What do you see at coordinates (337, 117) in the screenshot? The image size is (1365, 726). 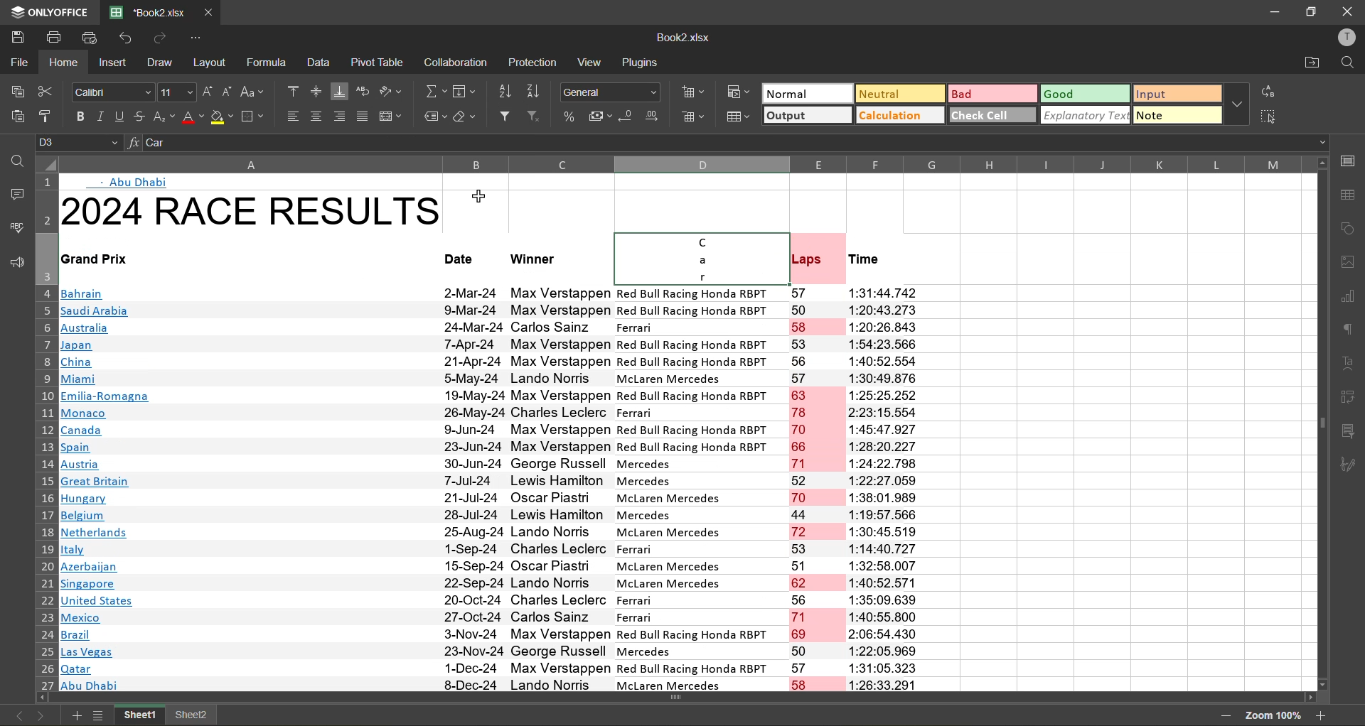 I see `align right` at bounding box center [337, 117].